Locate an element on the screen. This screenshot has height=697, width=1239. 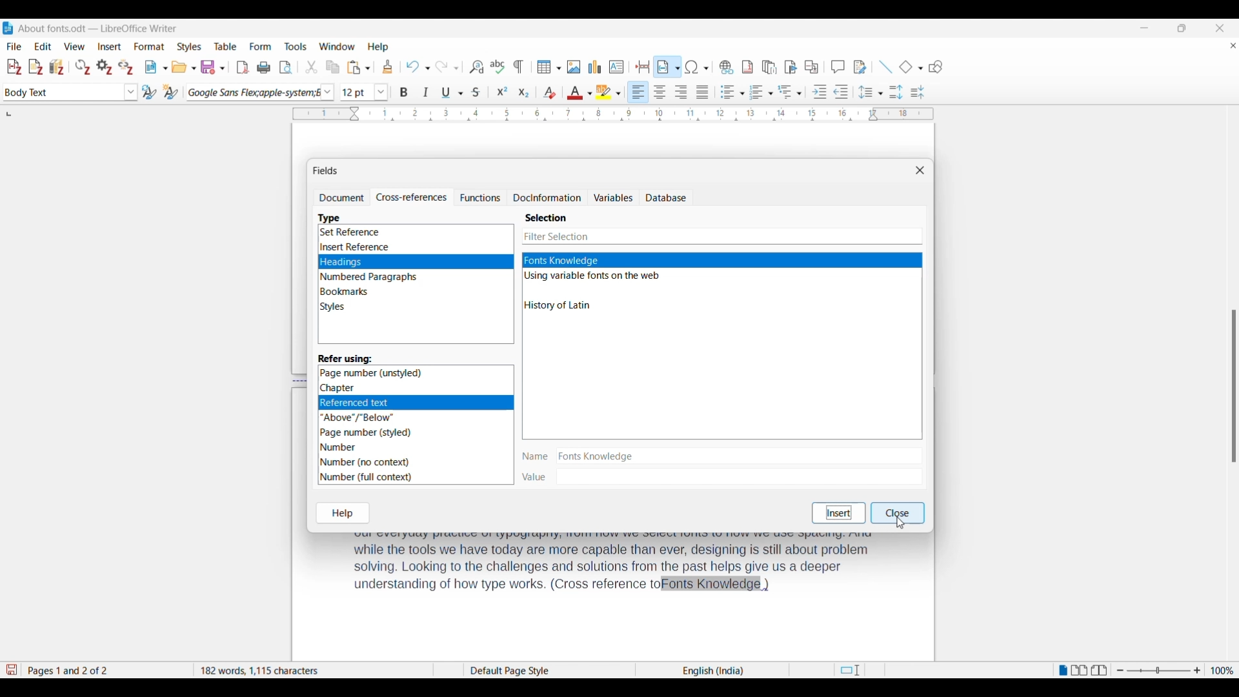
Increase paragraph spacing is located at coordinates (896, 92).